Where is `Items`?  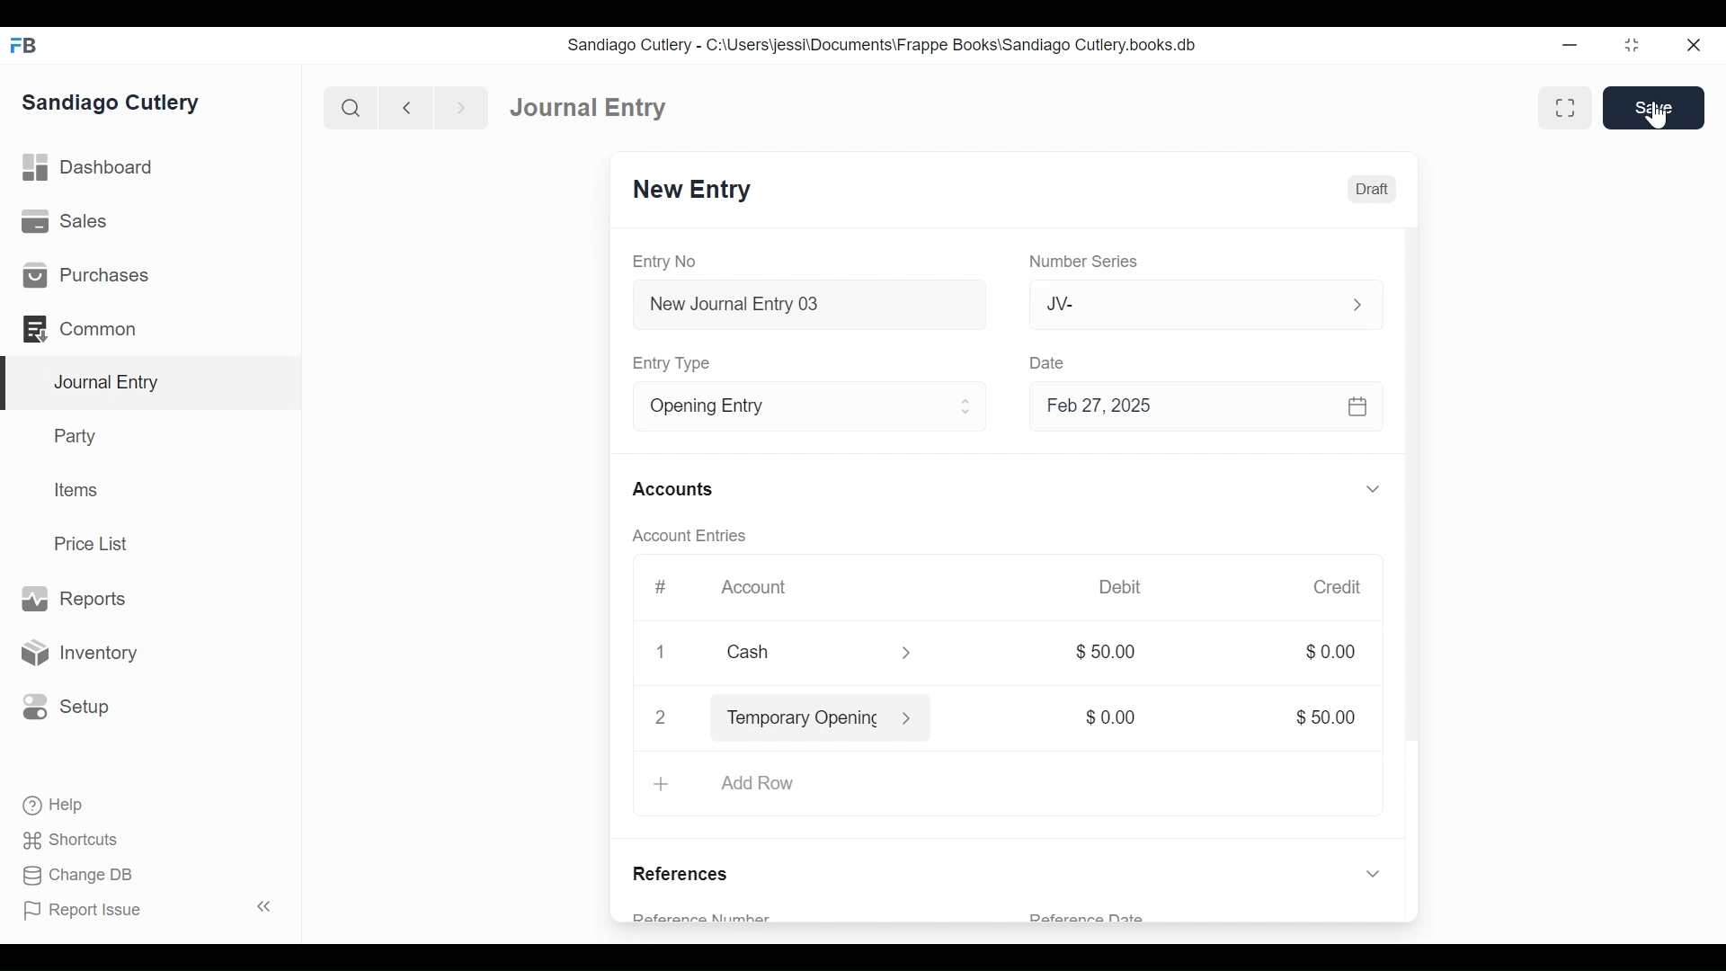
Items is located at coordinates (74, 489).